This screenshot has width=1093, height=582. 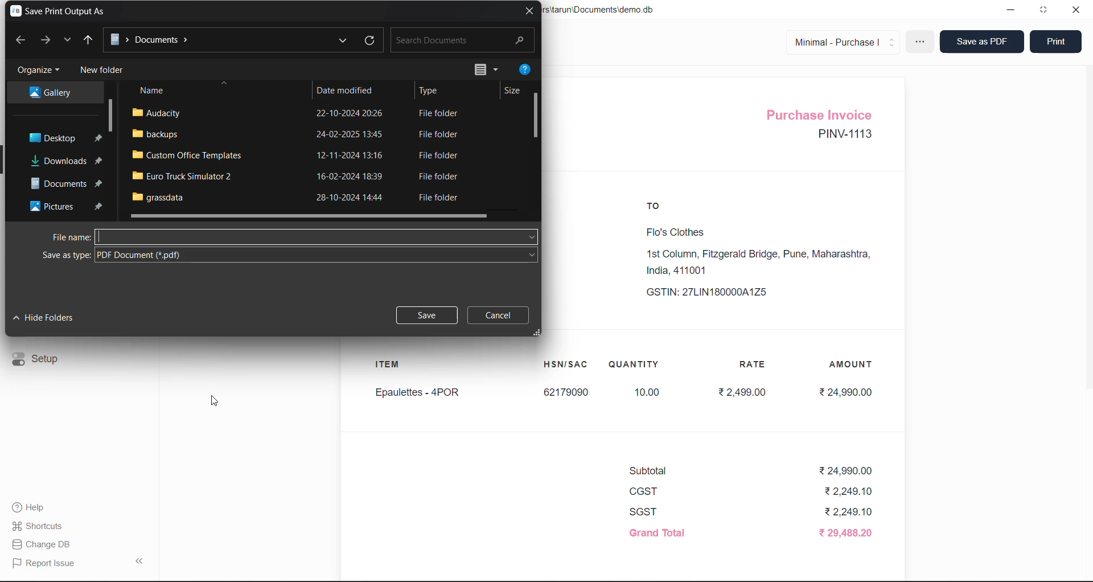 What do you see at coordinates (143, 561) in the screenshot?
I see `collapse` at bounding box center [143, 561].